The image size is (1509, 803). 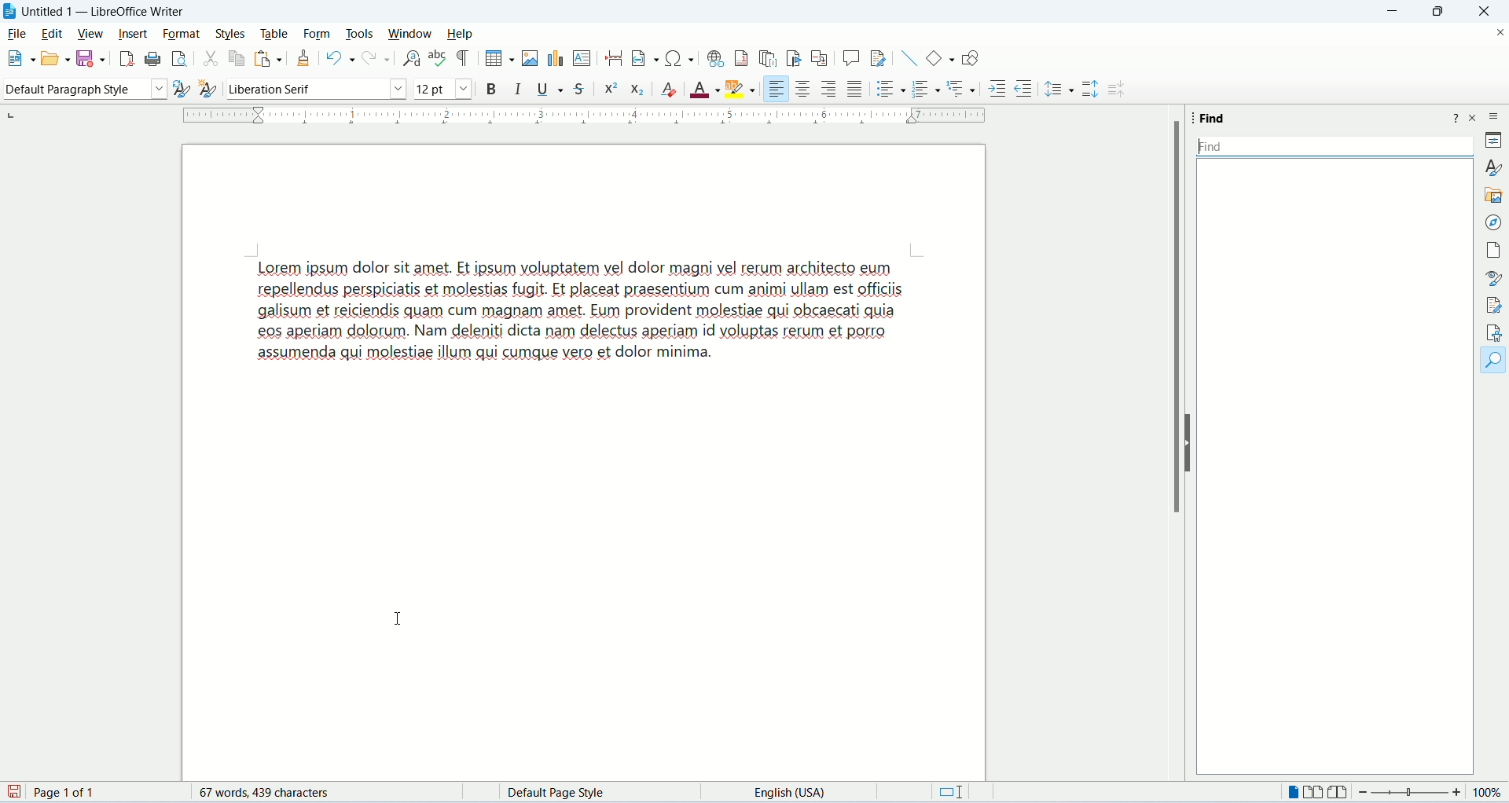 I want to click on insert field, so click(x=637, y=60).